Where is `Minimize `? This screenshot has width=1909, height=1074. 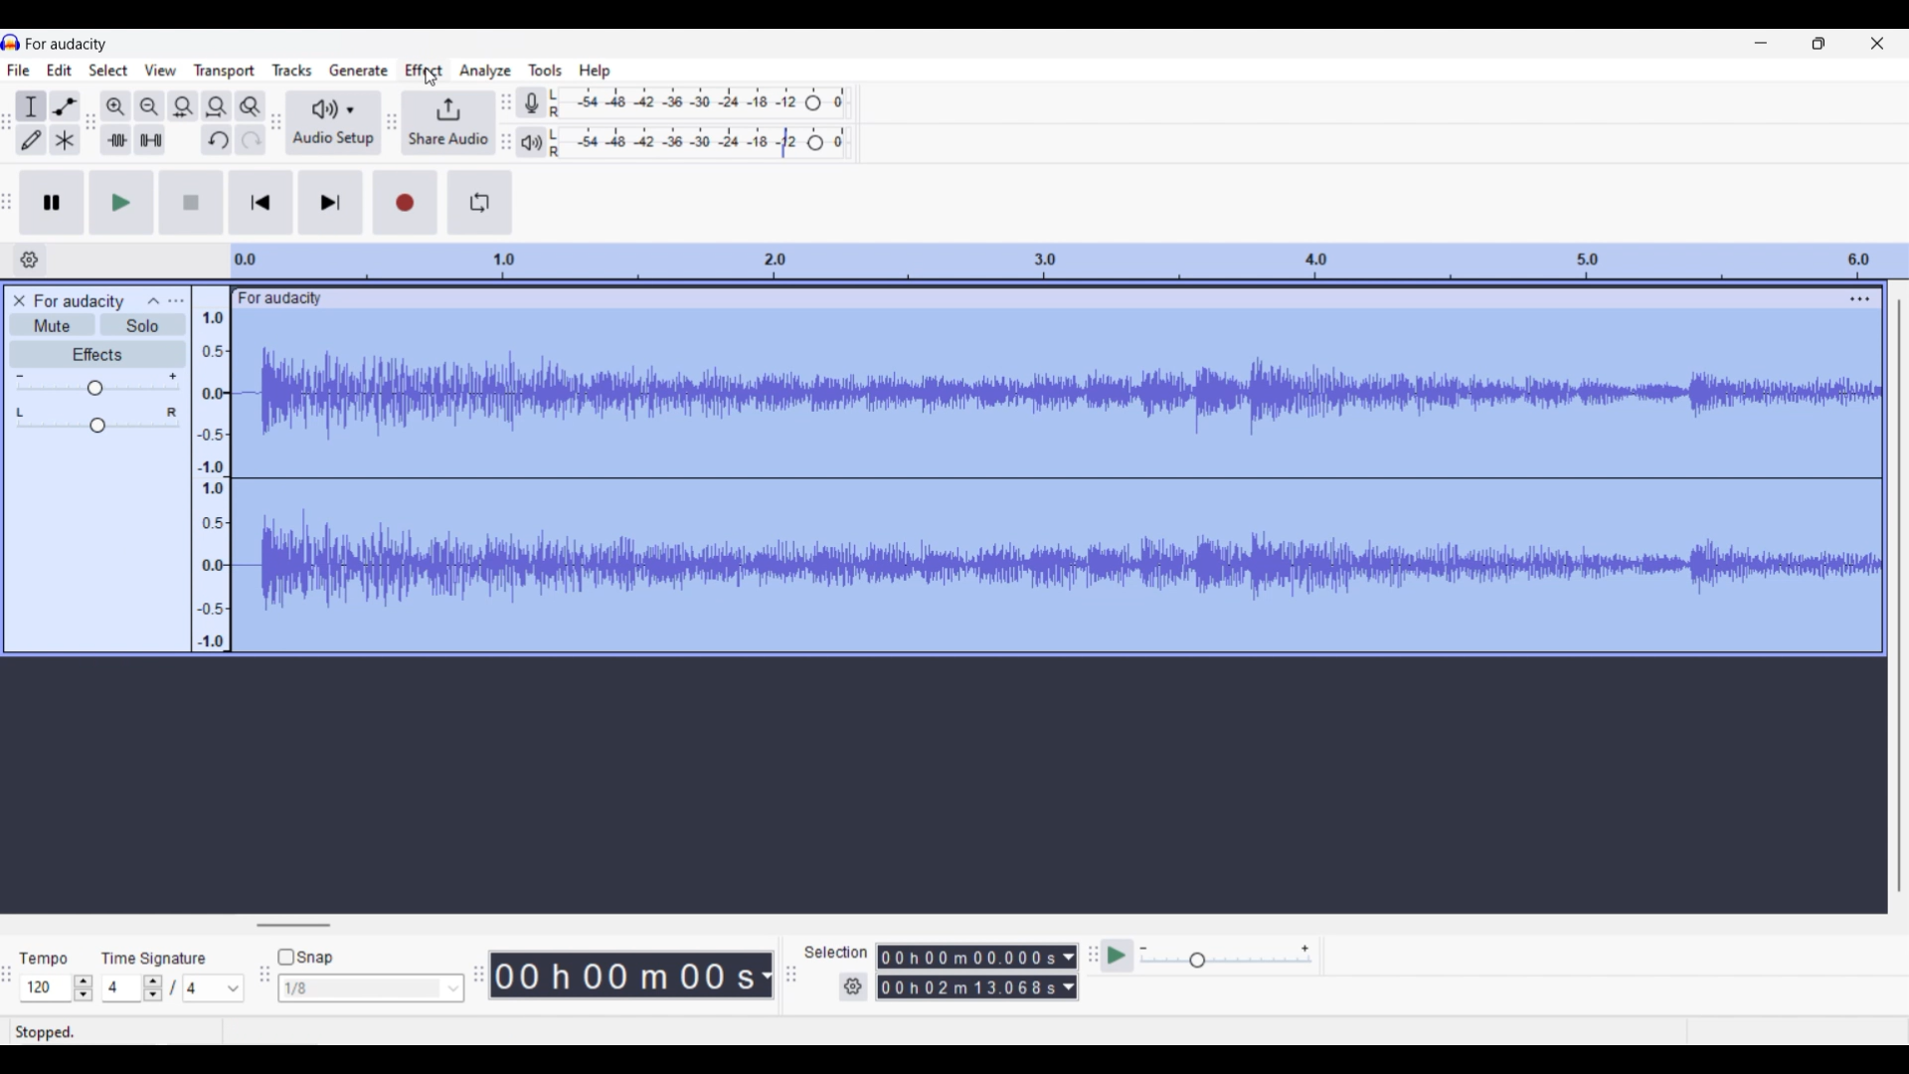
Minimize  is located at coordinates (1761, 43).